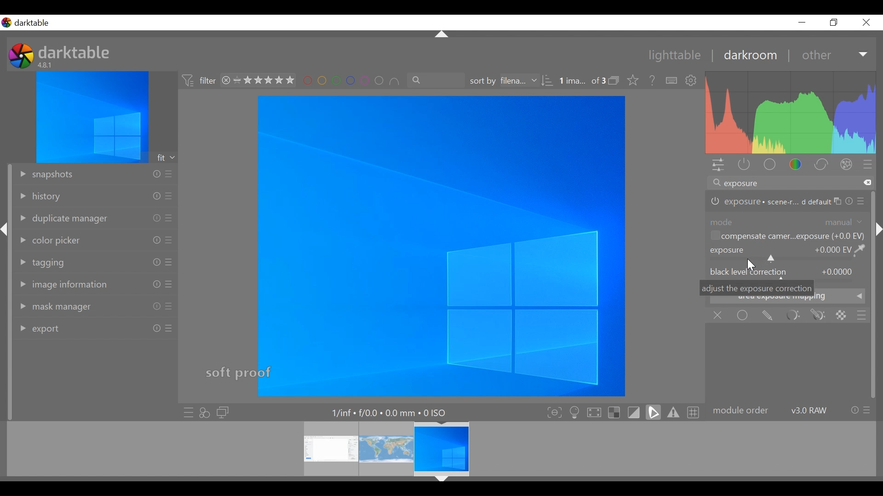  What do you see at coordinates (614, 80) in the screenshot?
I see `expand/collapse grouped images` at bounding box center [614, 80].